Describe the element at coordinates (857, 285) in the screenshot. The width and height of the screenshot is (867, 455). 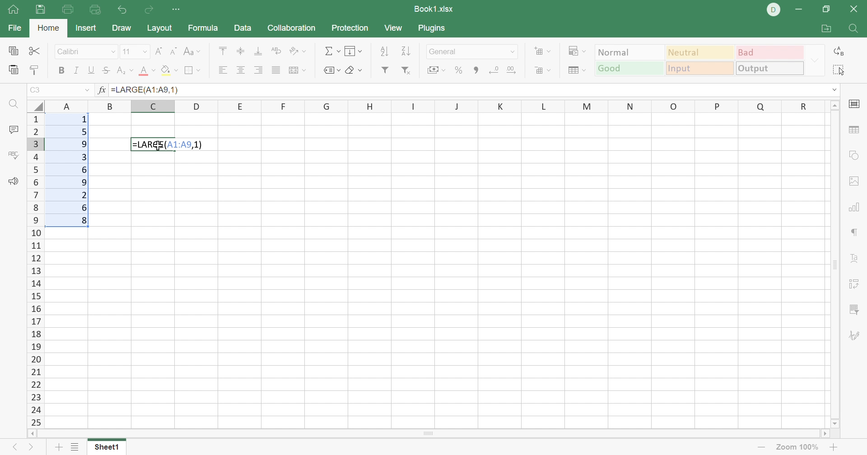
I see `Pivot Table settings` at that location.